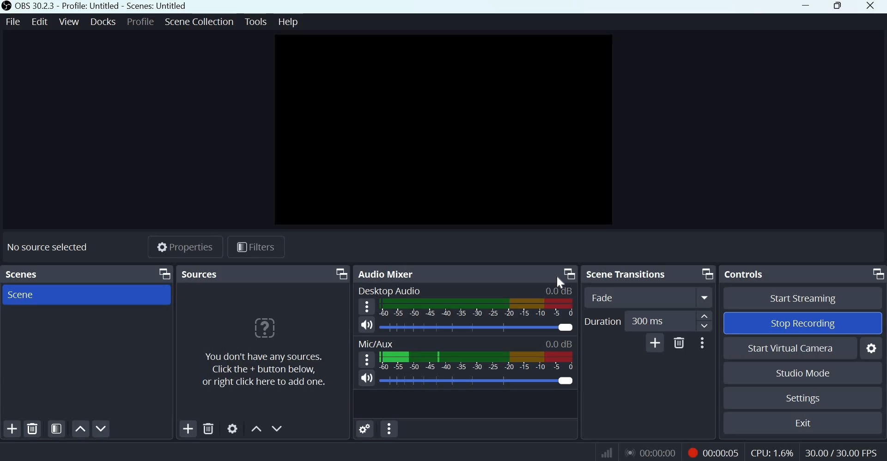 This screenshot has width=887, height=461. What do you see at coordinates (659, 321) in the screenshot?
I see `300 ms` at bounding box center [659, 321].